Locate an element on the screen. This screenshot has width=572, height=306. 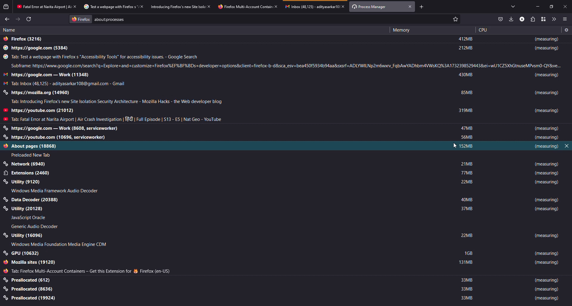
more tools is located at coordinates (553, 19).